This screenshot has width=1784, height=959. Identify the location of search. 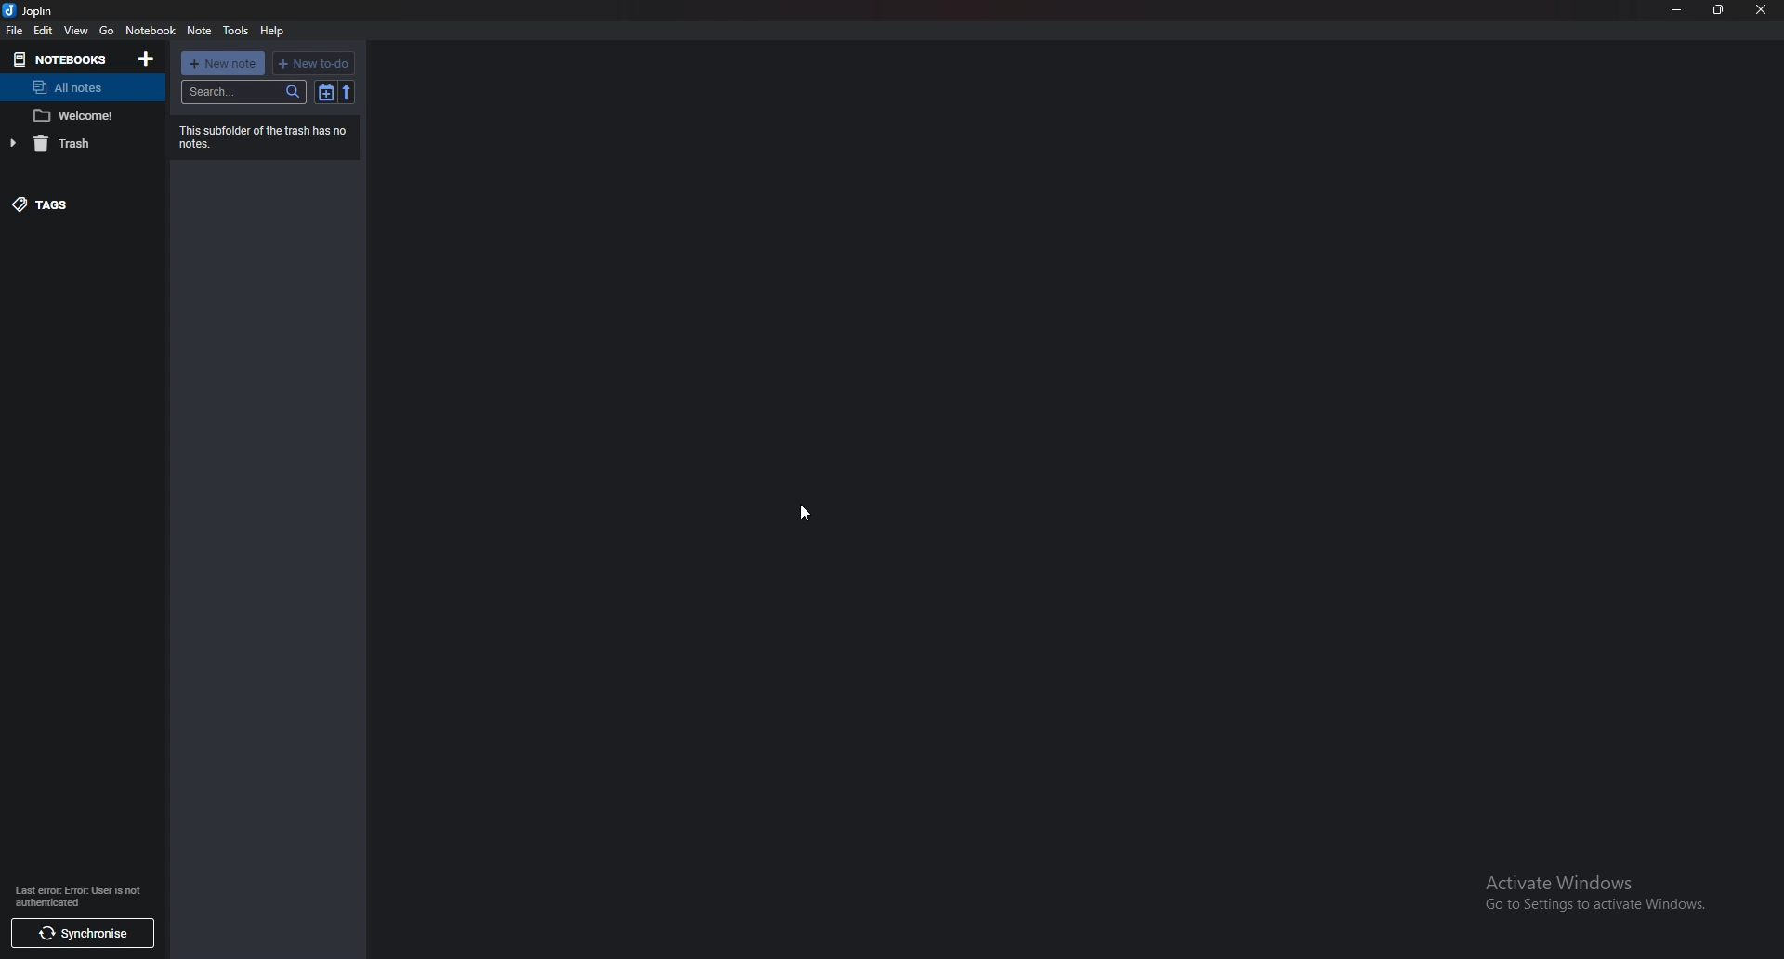
(245, 92).